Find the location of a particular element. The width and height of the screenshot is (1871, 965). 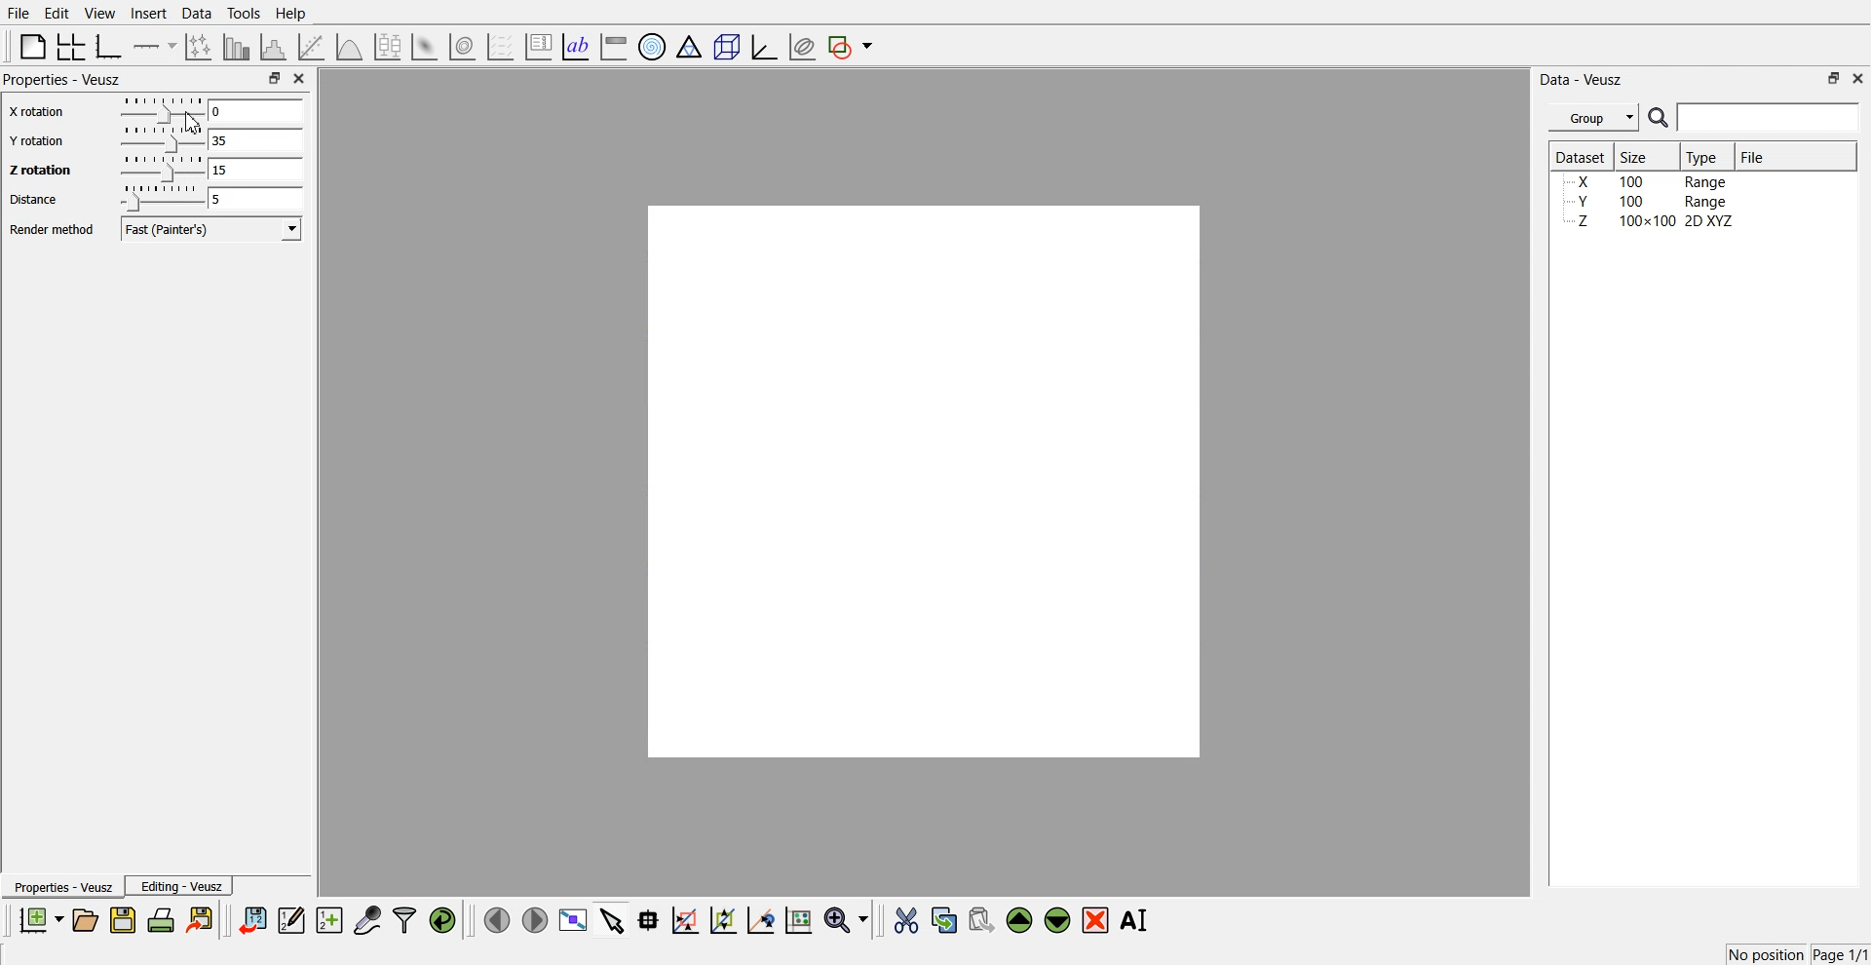

Paste widget from the clipboard is located at coordinates (981, 918).